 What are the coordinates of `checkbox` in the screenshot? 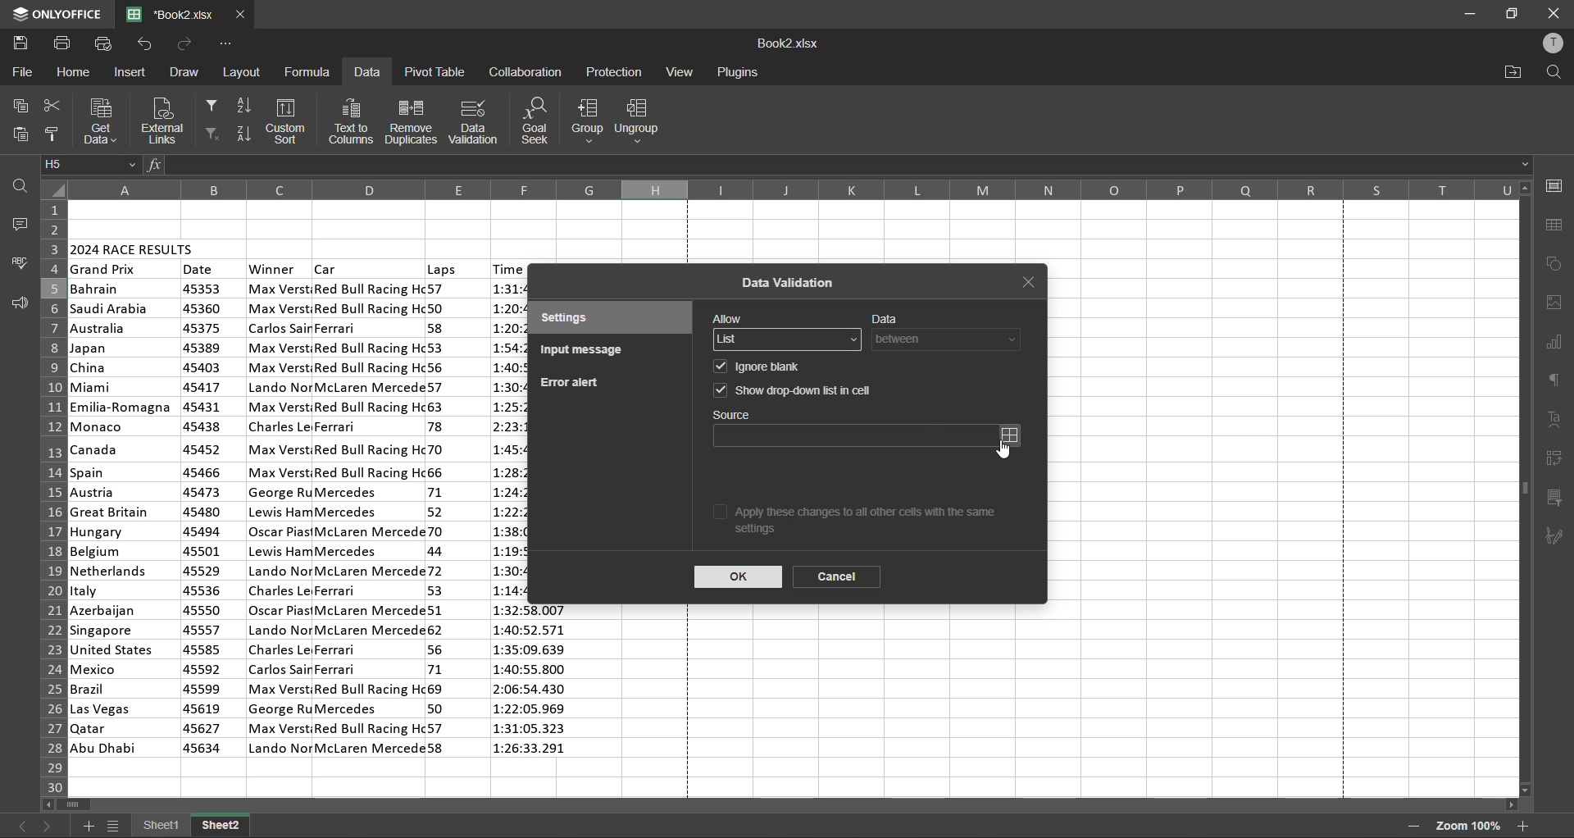 It's located at (717, 367).